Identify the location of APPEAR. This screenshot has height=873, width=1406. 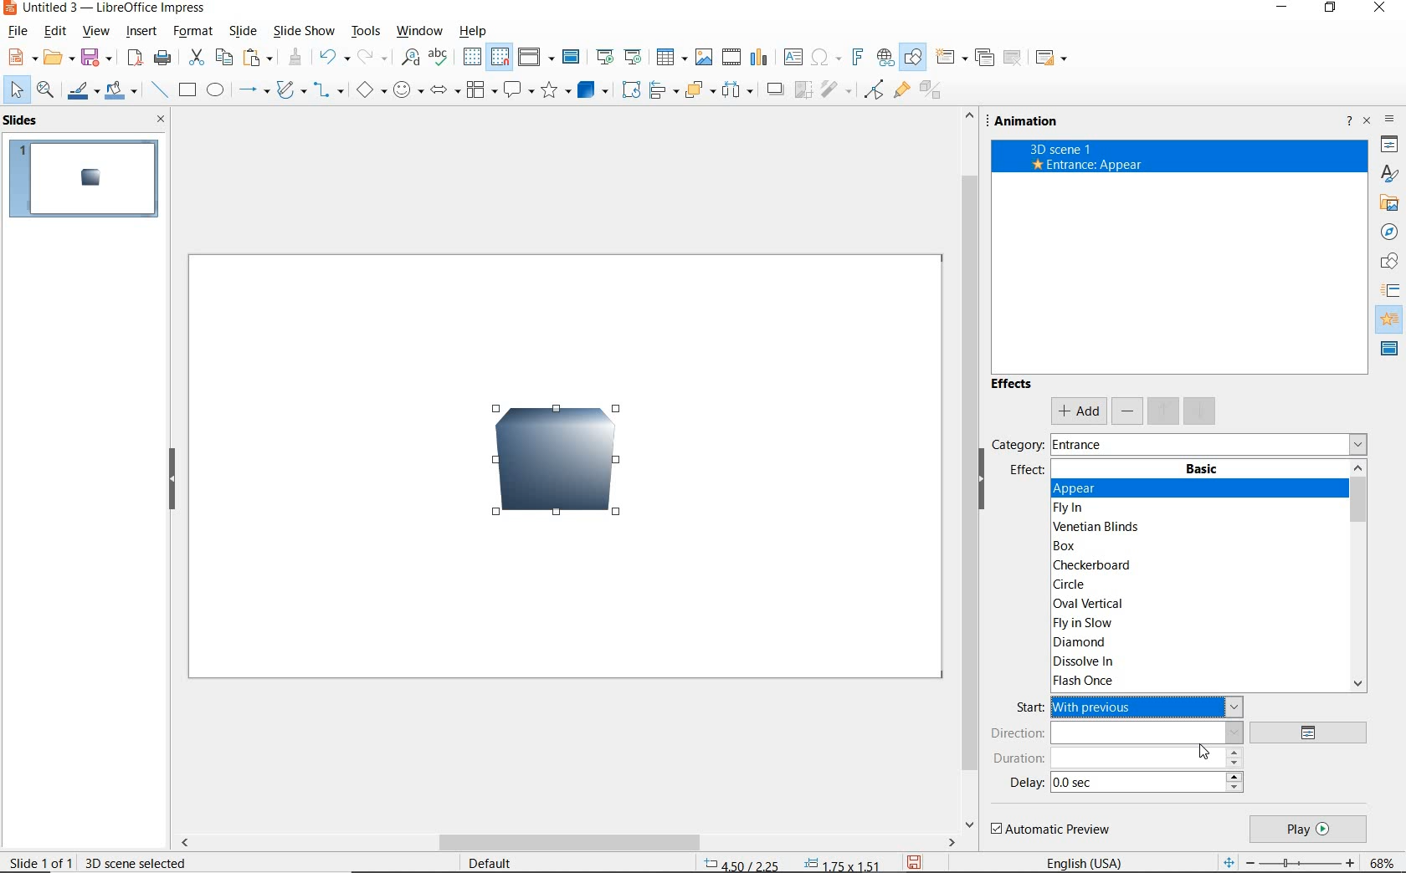
(1093, 488).